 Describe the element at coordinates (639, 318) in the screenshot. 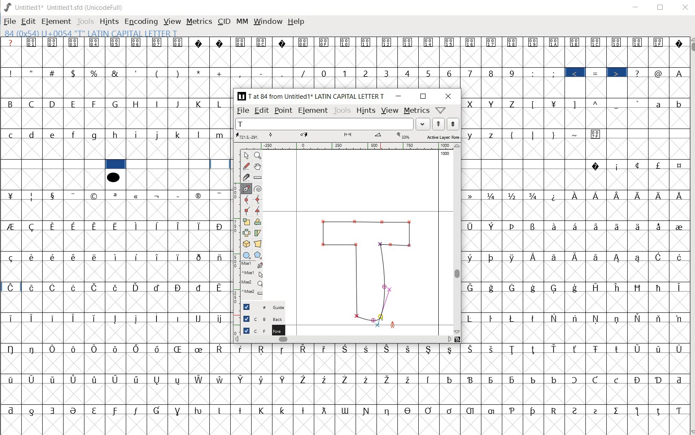

I see `Symbol` at that location.